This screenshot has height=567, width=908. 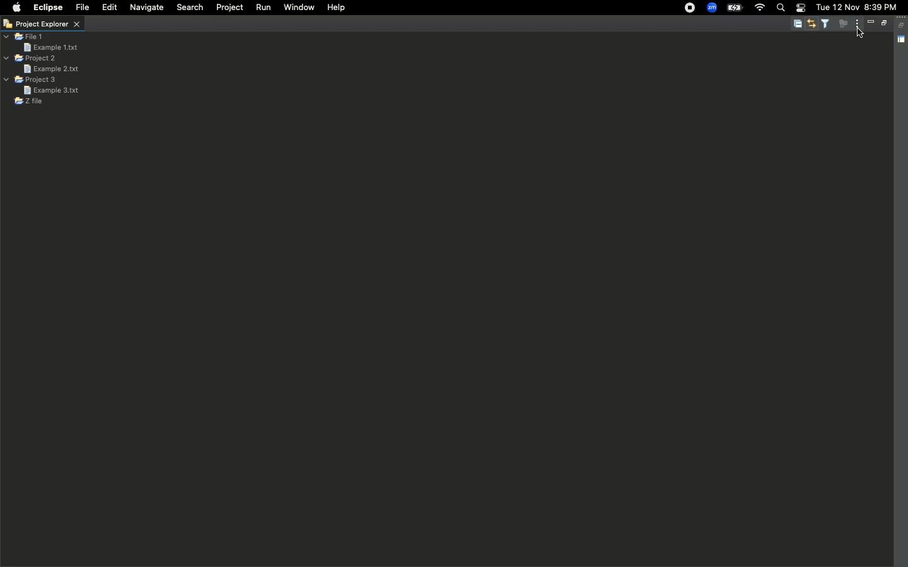 What do you see at coordinates (108, 7) in the screenshot?
I see `Edit` at bounding box center [108, 7].